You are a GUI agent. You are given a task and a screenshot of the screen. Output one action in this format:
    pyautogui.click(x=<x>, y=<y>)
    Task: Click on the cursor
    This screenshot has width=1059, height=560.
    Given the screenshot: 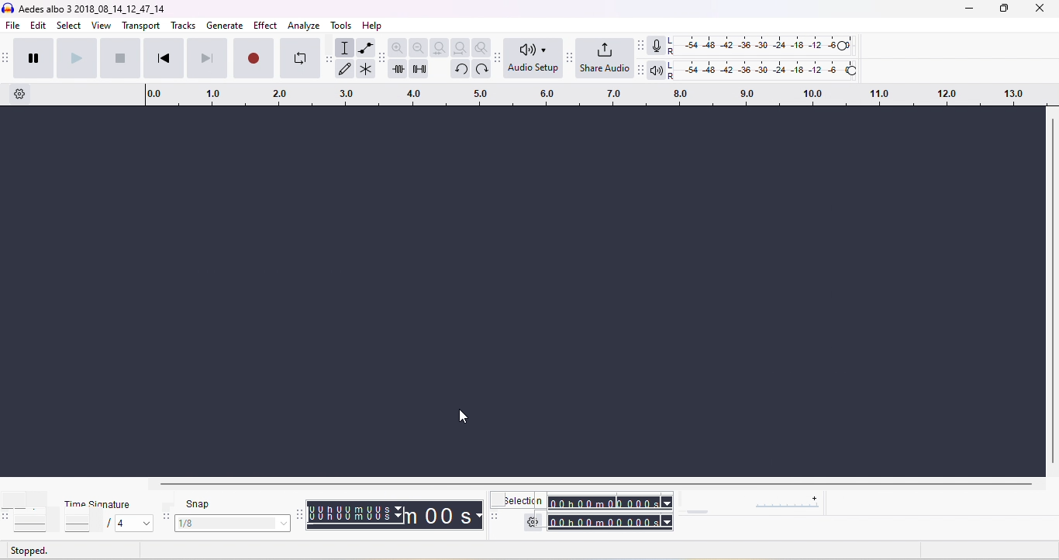 What is the action you would take?
    pyautogui.click(x=468, y=417)
    